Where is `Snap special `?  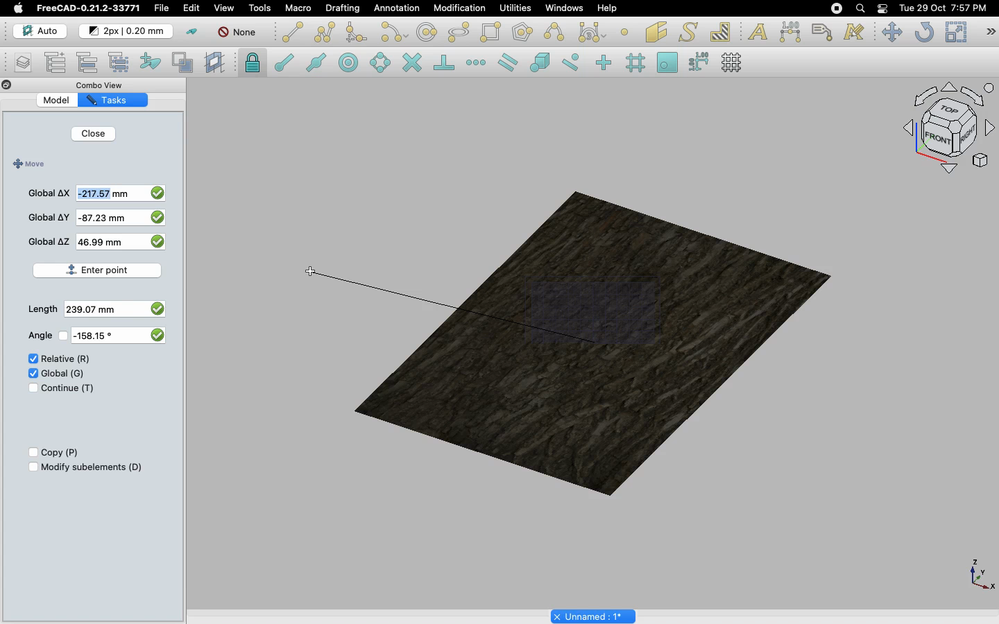 Snap special  is located at coordinates (543, 64).